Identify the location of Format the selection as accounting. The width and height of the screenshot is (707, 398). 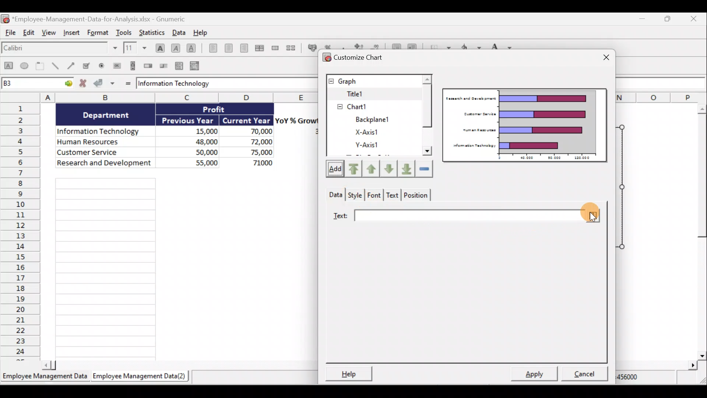
(310, 47).